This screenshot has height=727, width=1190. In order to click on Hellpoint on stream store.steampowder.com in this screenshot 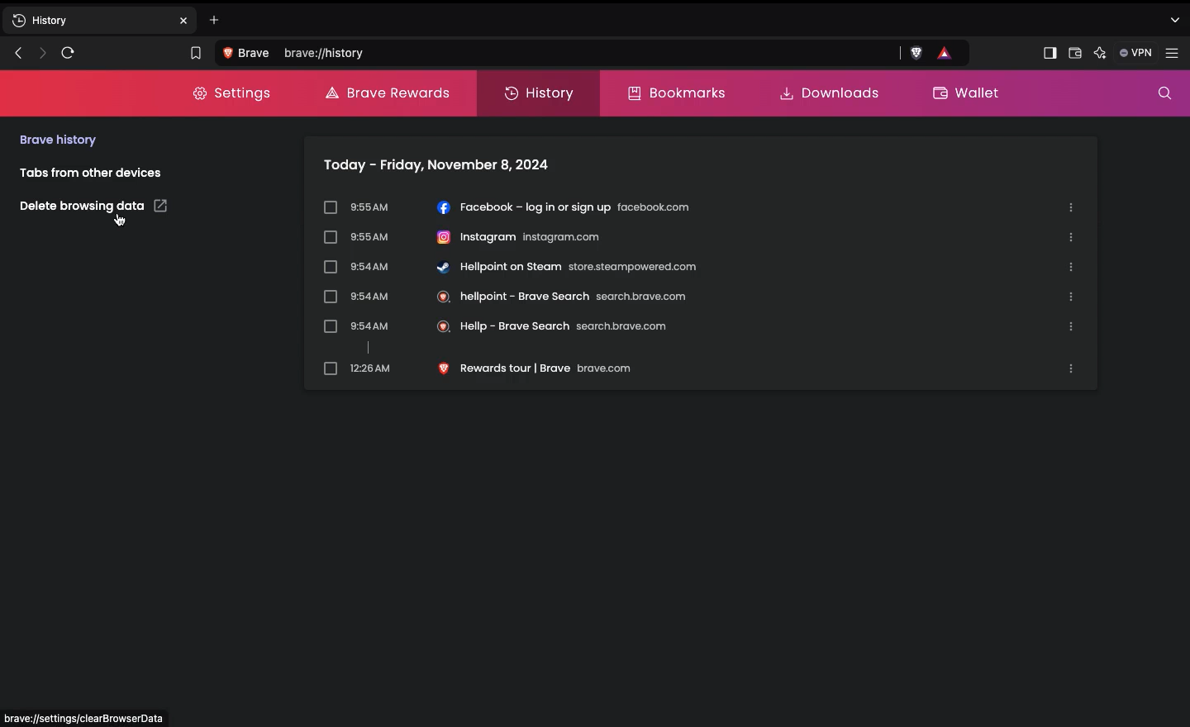, I will do `click(694, 266)`.